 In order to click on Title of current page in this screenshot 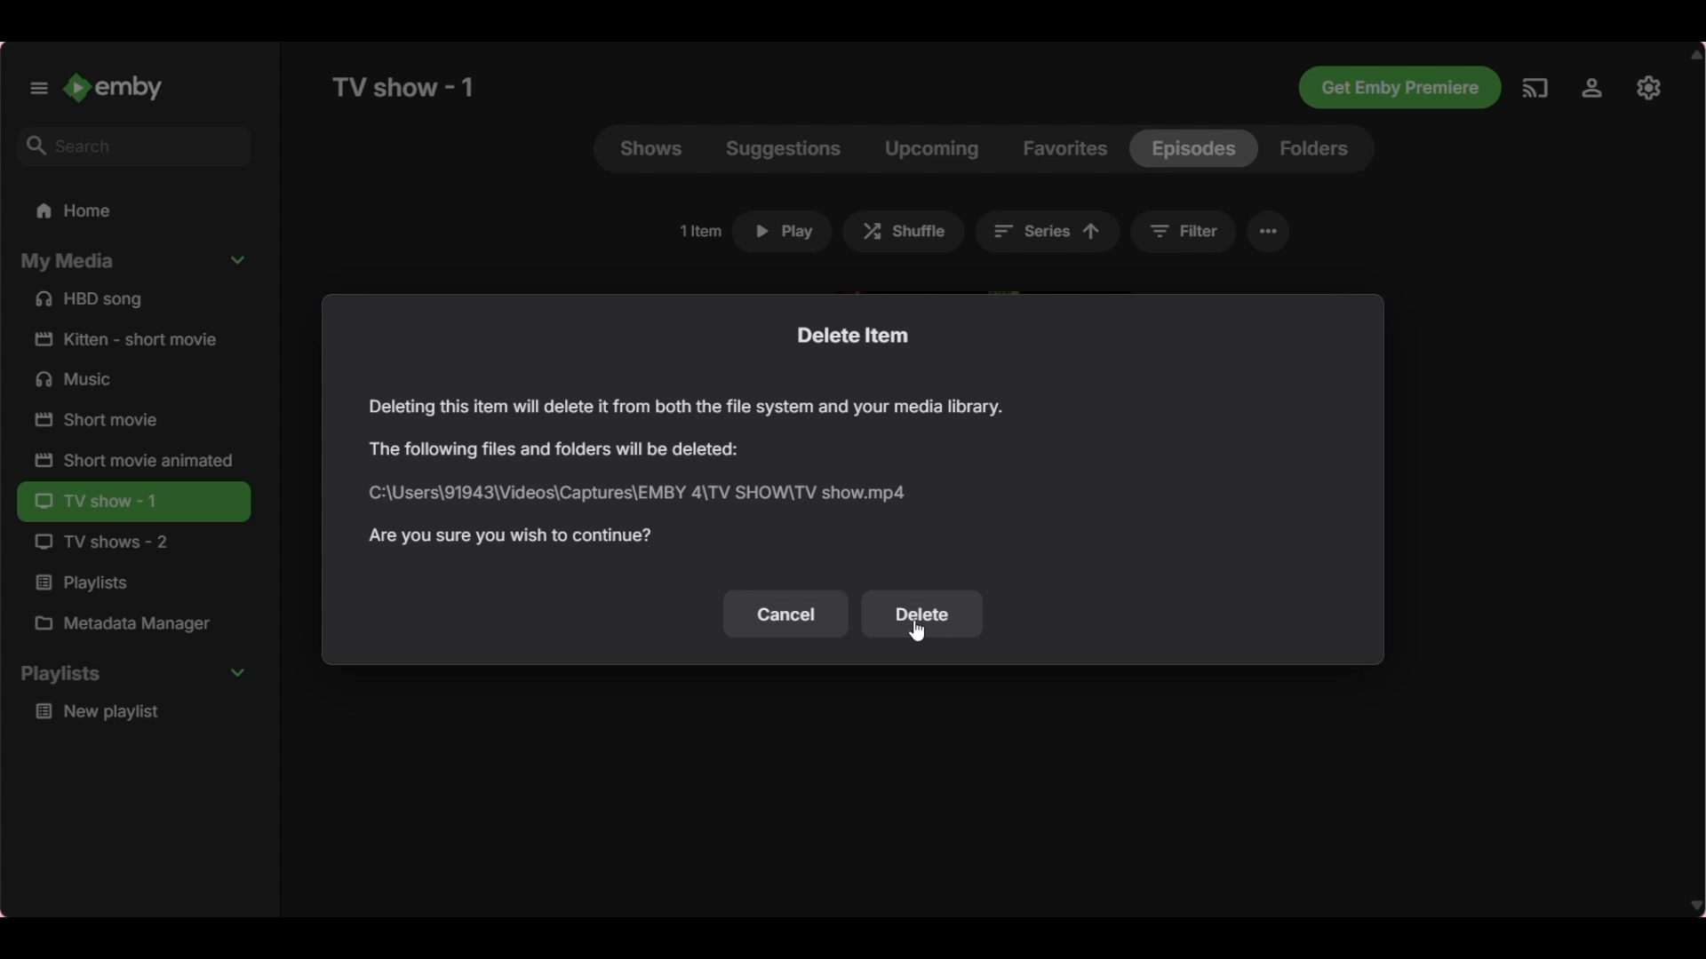, I will do `click(403, 87)`.